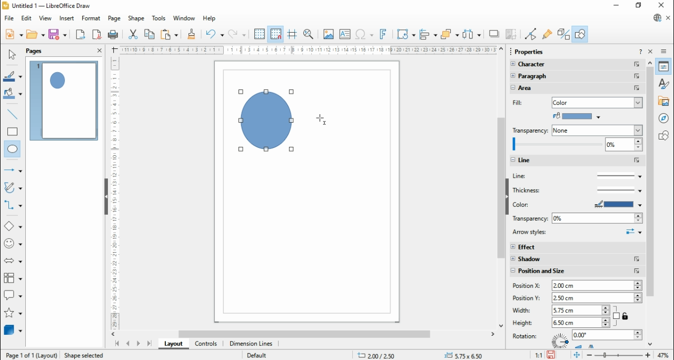 This screenshot has height=360, width=674. I want to click on transperency, so click(529, 219).